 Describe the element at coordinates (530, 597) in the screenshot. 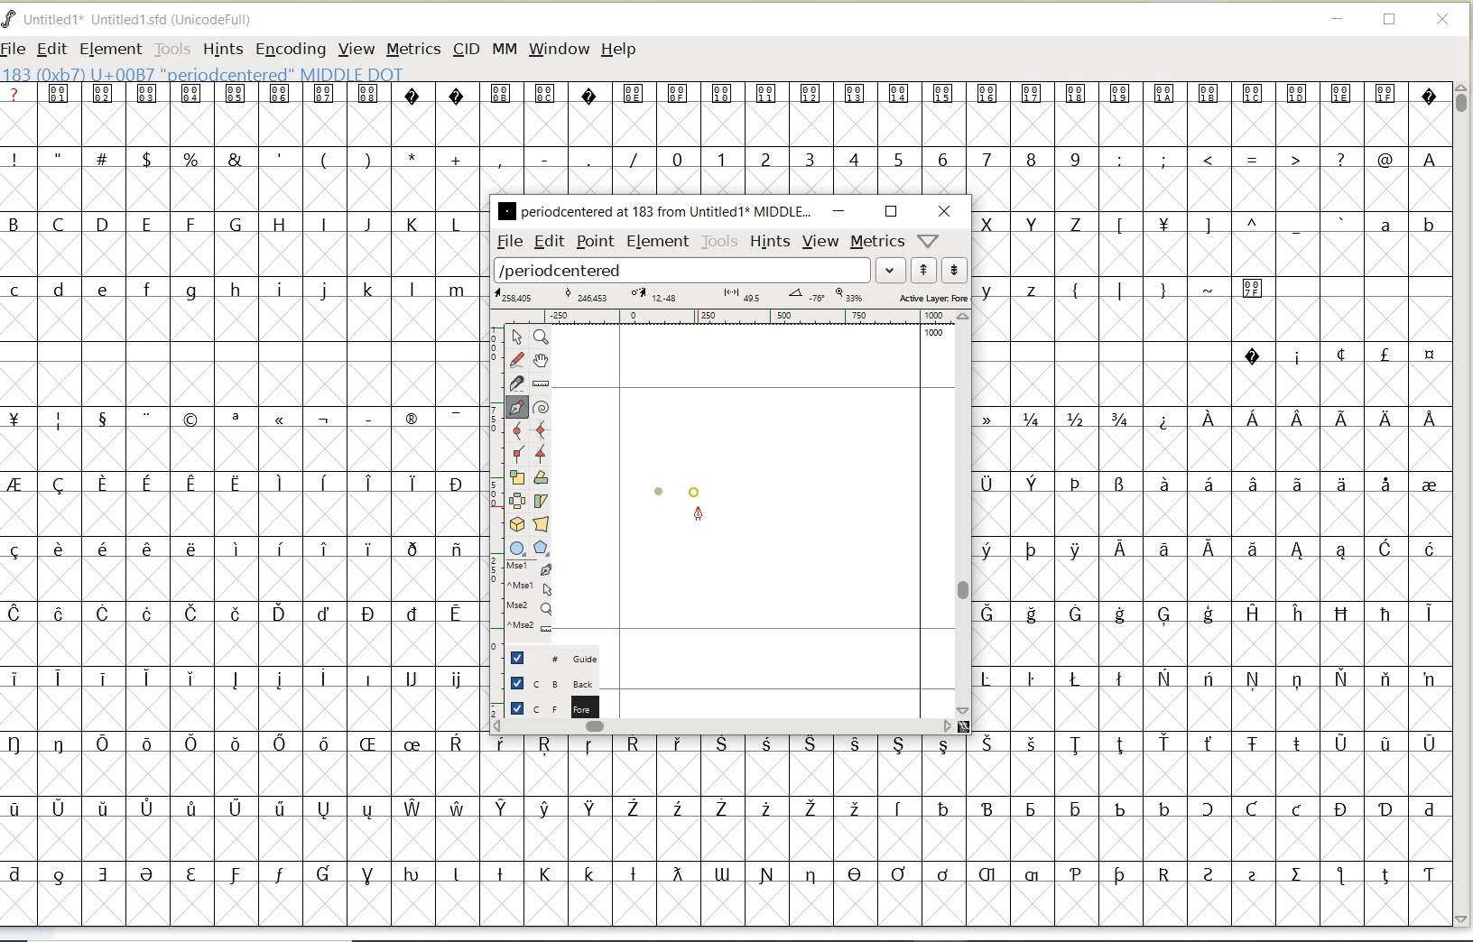

I see `cursor events on the opened outline window` at that location.